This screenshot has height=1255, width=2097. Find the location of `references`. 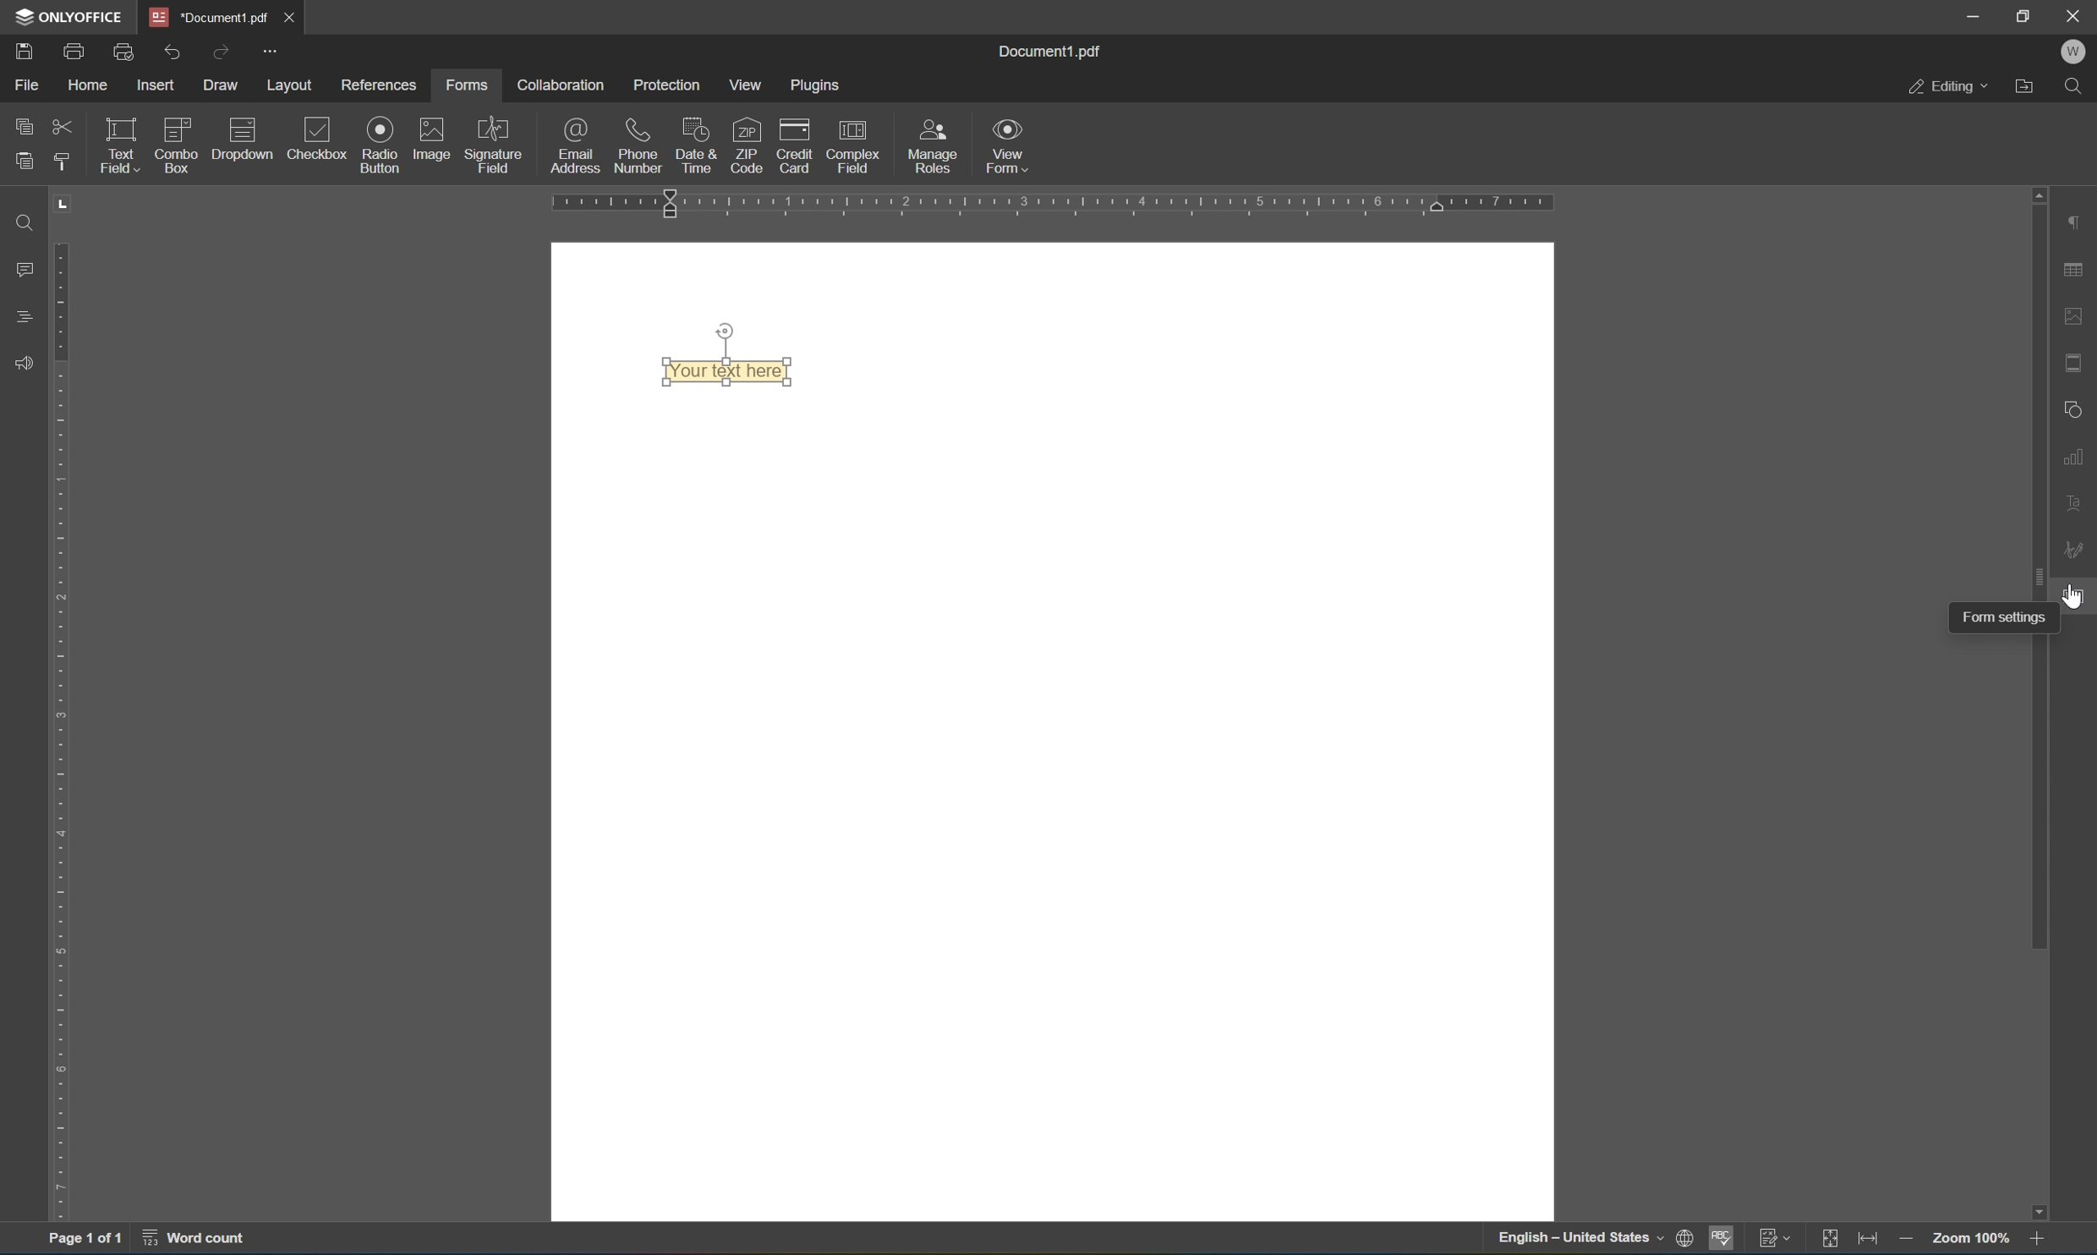

references is located at coordinates (382, 85).